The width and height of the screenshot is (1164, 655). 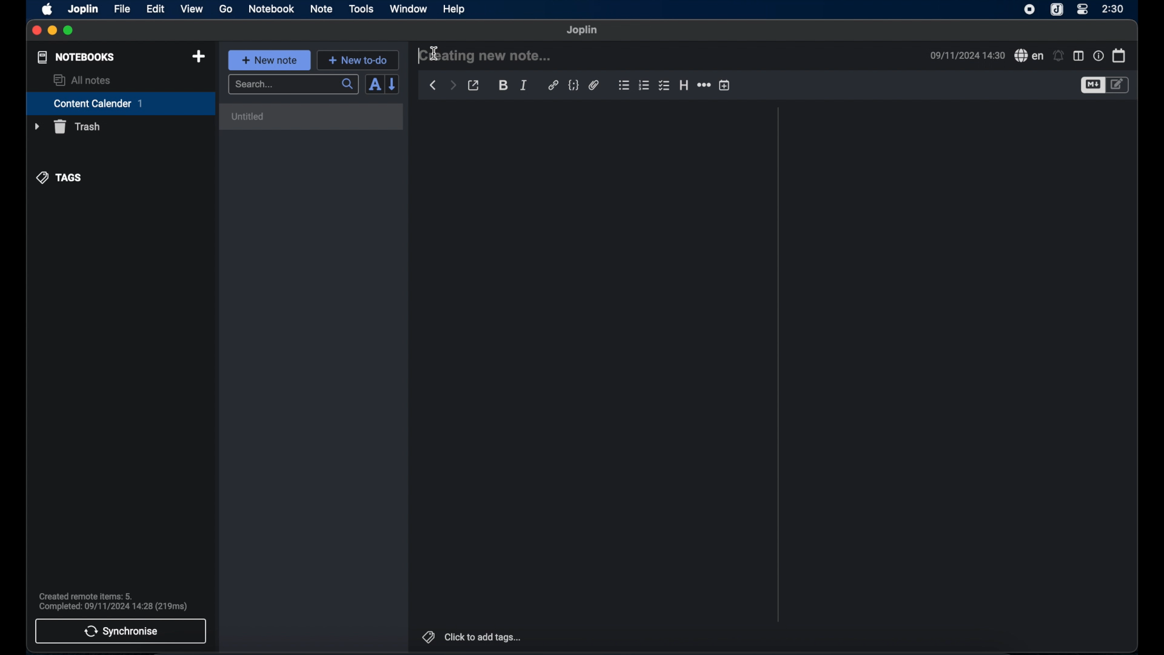 I want to click on tags, so click(x=59, y=178).